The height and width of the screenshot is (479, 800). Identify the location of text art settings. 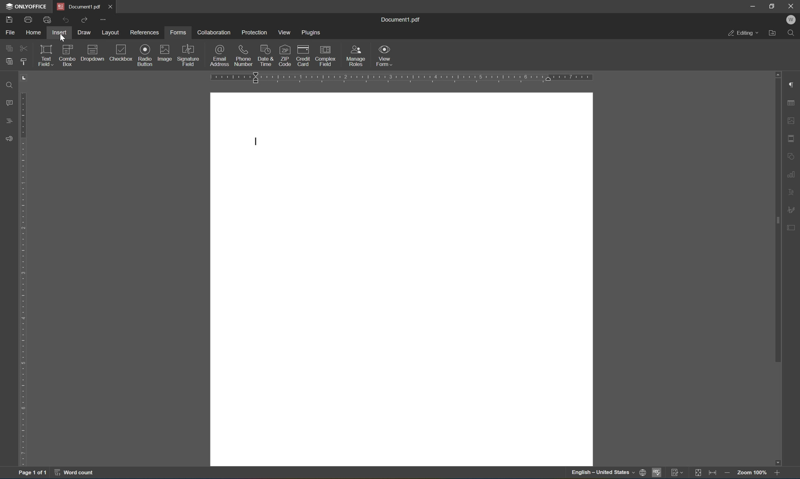
(793, 192).